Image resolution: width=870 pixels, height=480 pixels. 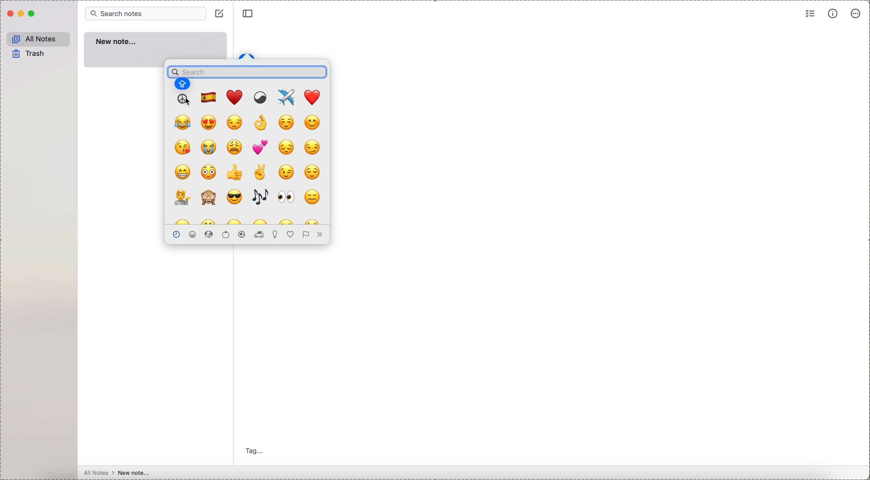 I want to click on more symbols, so click(x=318, y=235).